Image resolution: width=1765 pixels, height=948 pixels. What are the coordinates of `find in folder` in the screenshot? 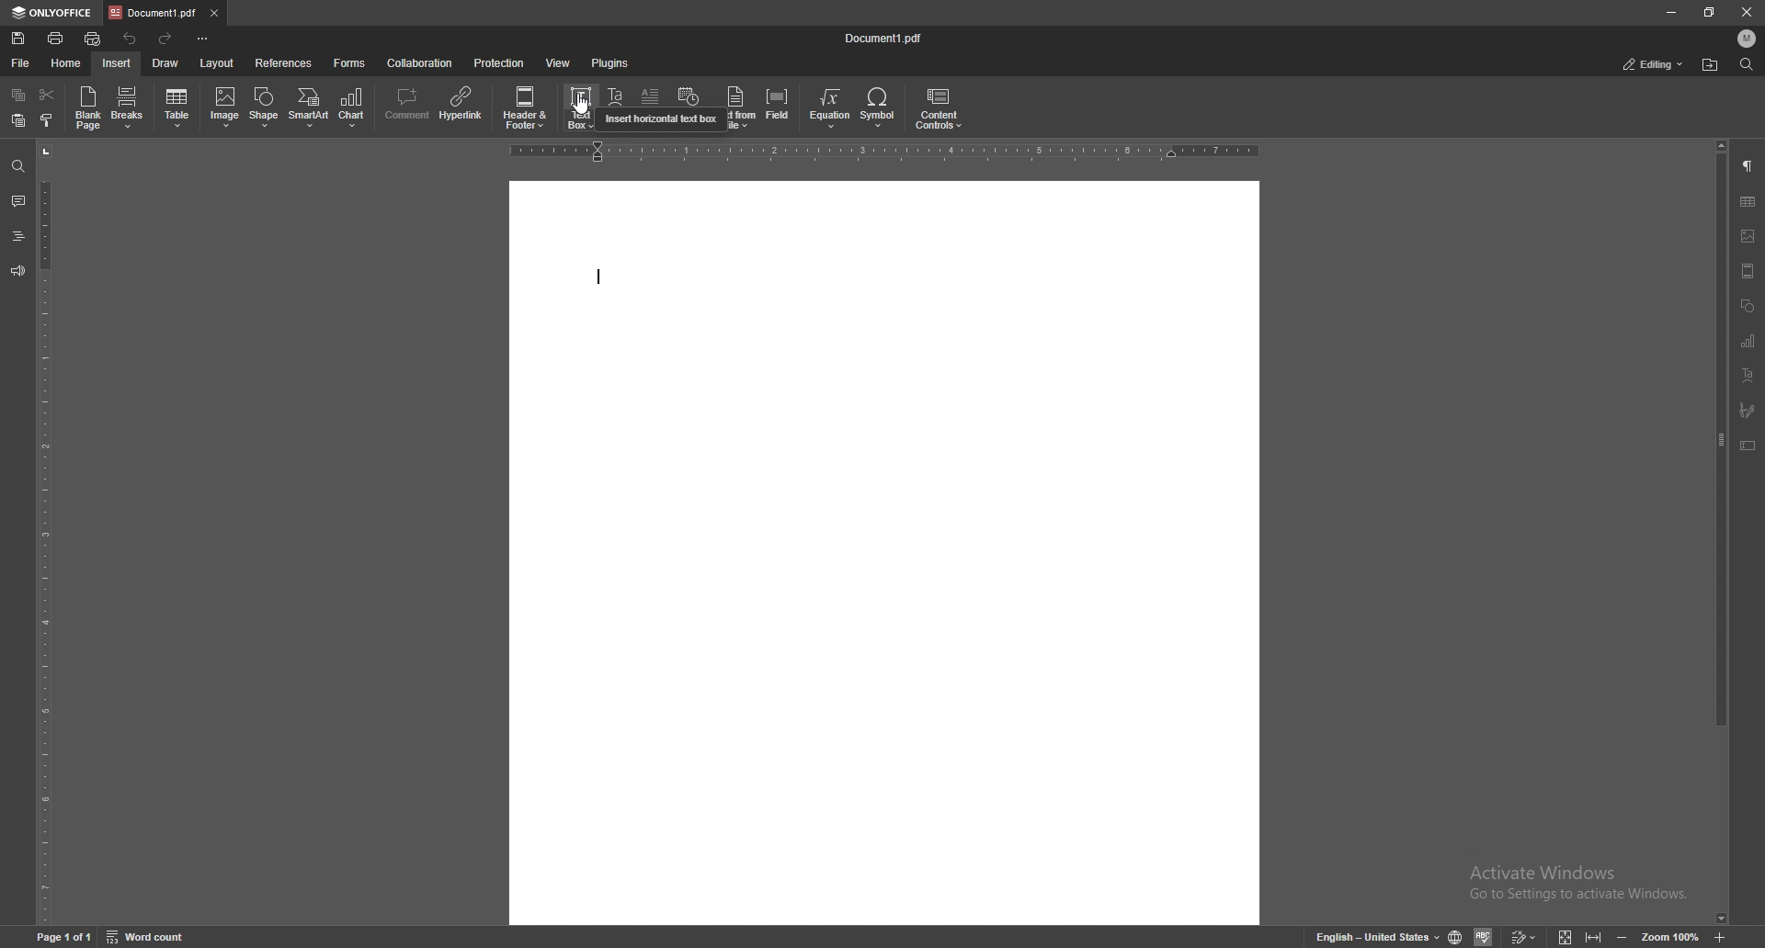 It's located at (1710, 65).